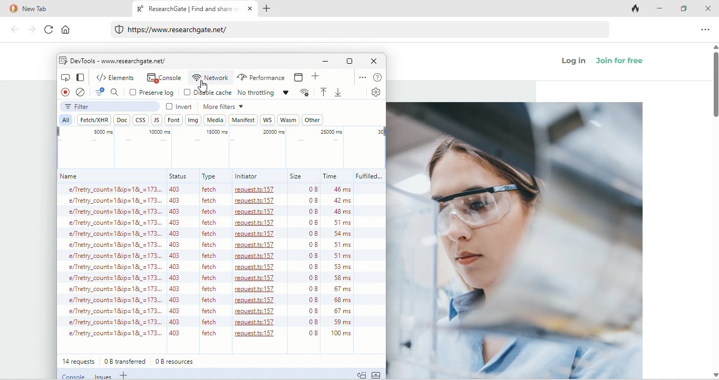  What do you see at coordinates (125, 376) in the screenshot?
I see `add` at bounding box center [125, 376].